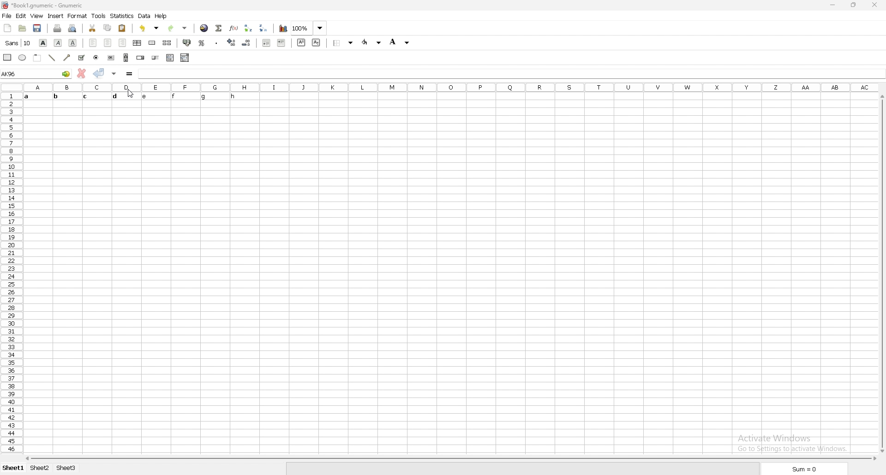 The width and height of the screenshot is (886, 475). I want to click on edit, so click(21, 16).